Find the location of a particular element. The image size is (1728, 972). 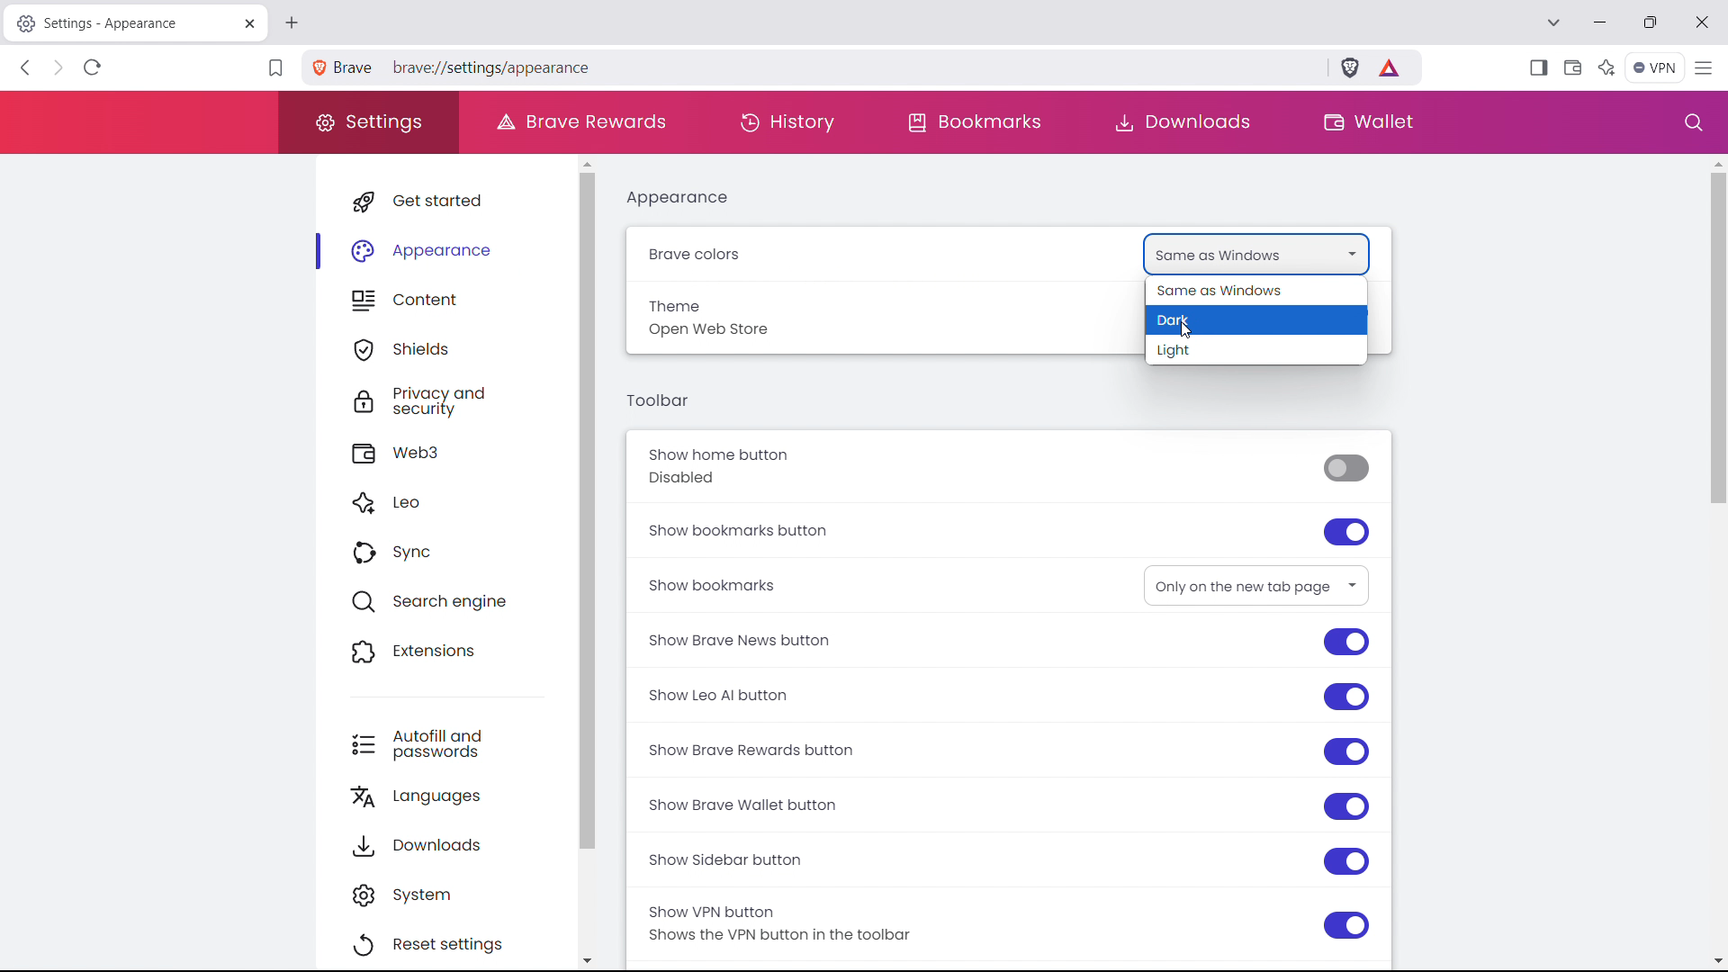

show VPN button Shows the VPN button in the toolbar is located at coordinates (1004, 922).